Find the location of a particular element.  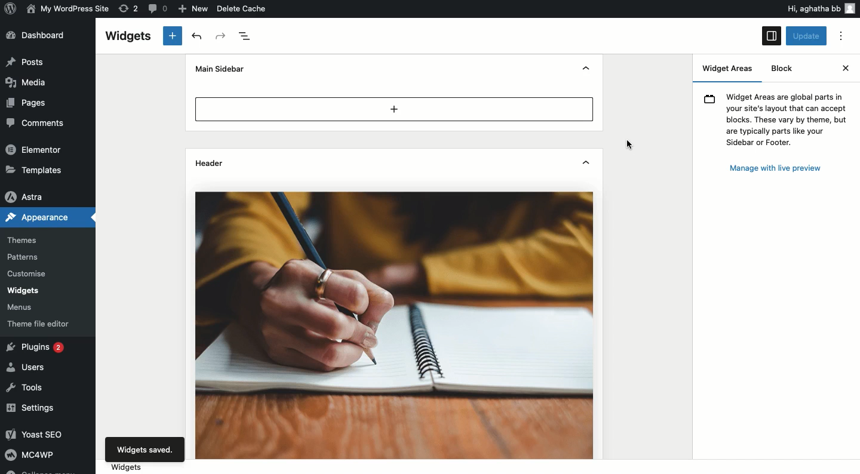

Add is located at coordinates (395, 109).